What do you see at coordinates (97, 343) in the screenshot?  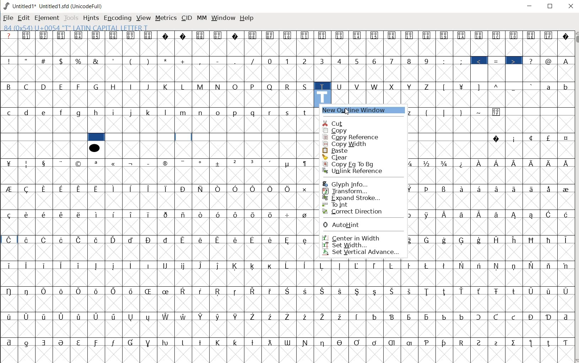 I see `Symbol` at bounding box center [97, 343].